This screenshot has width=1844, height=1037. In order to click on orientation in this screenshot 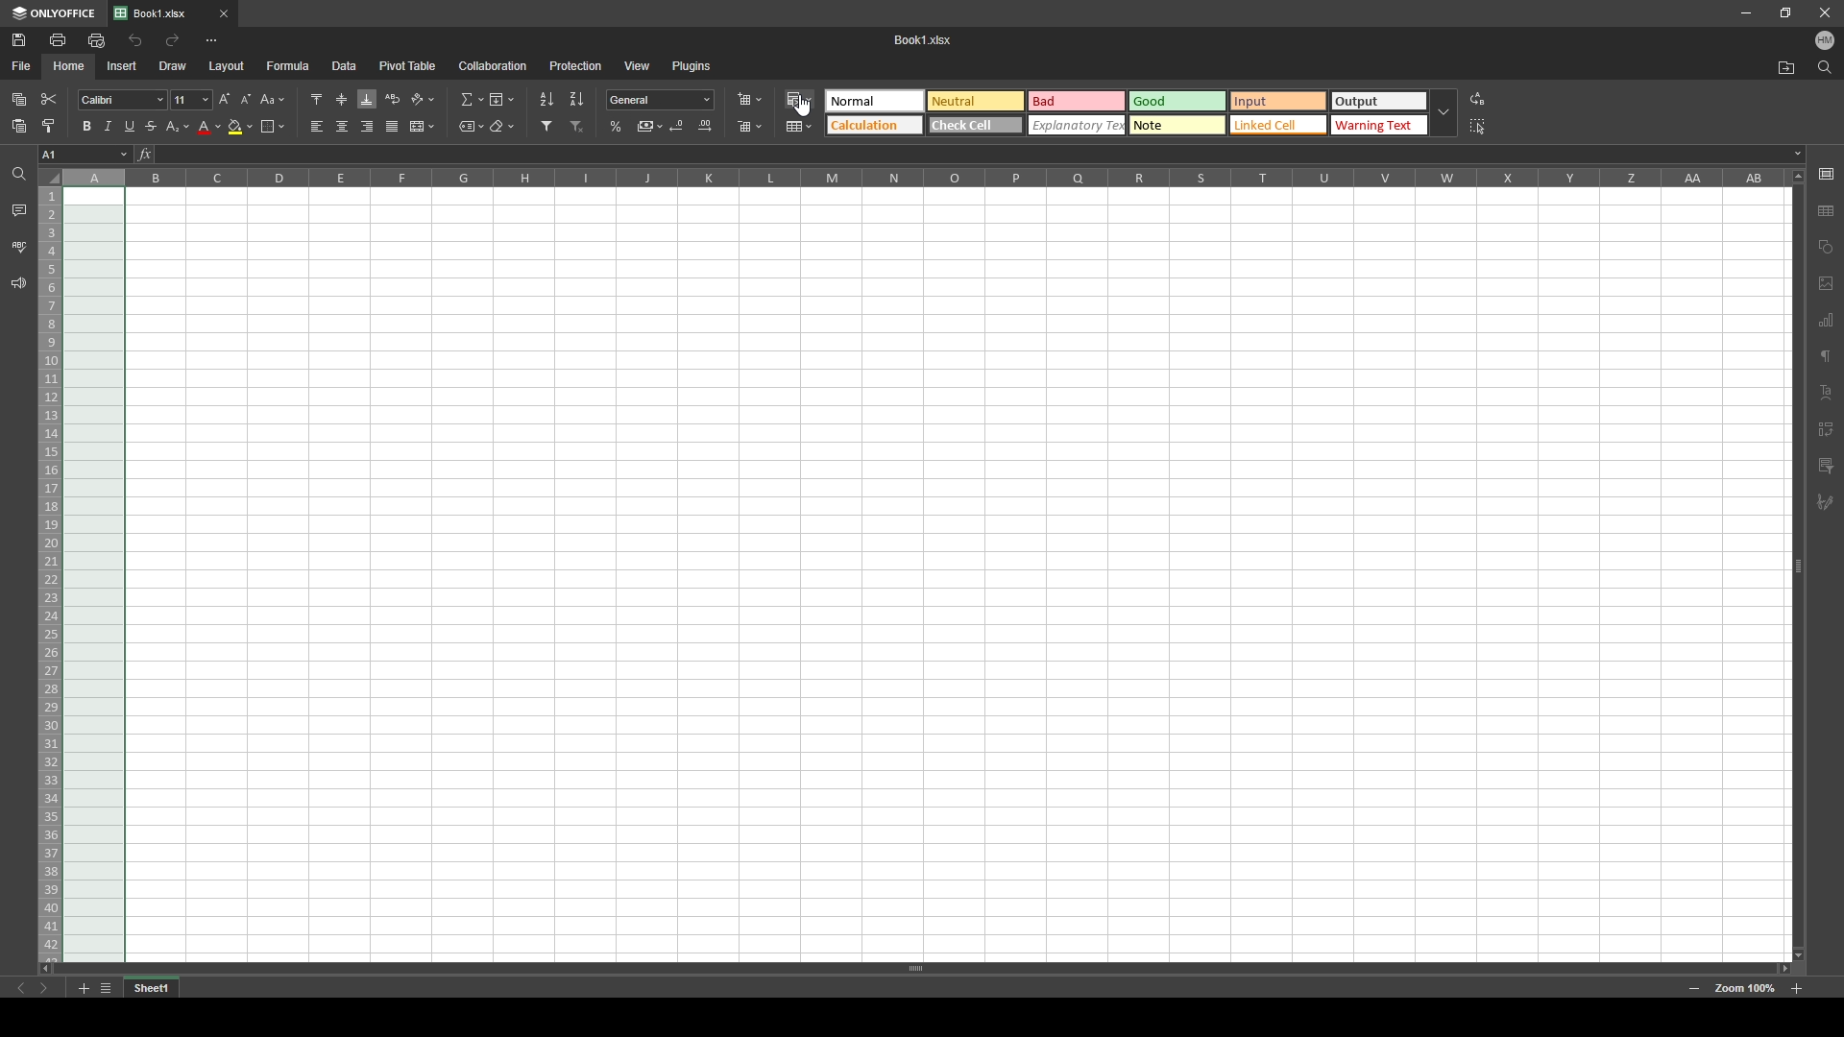, I will do `click(423, 100)`.